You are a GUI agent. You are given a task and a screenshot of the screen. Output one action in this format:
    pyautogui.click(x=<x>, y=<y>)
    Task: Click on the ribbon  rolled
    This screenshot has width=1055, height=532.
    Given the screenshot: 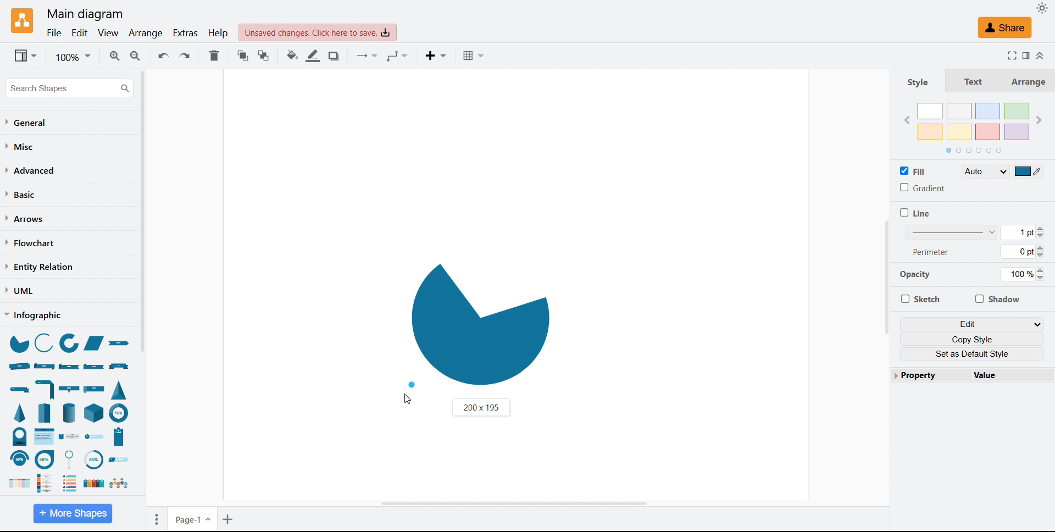 What is the action you would take?
    pyautogui.click(x=19, y=366)
    